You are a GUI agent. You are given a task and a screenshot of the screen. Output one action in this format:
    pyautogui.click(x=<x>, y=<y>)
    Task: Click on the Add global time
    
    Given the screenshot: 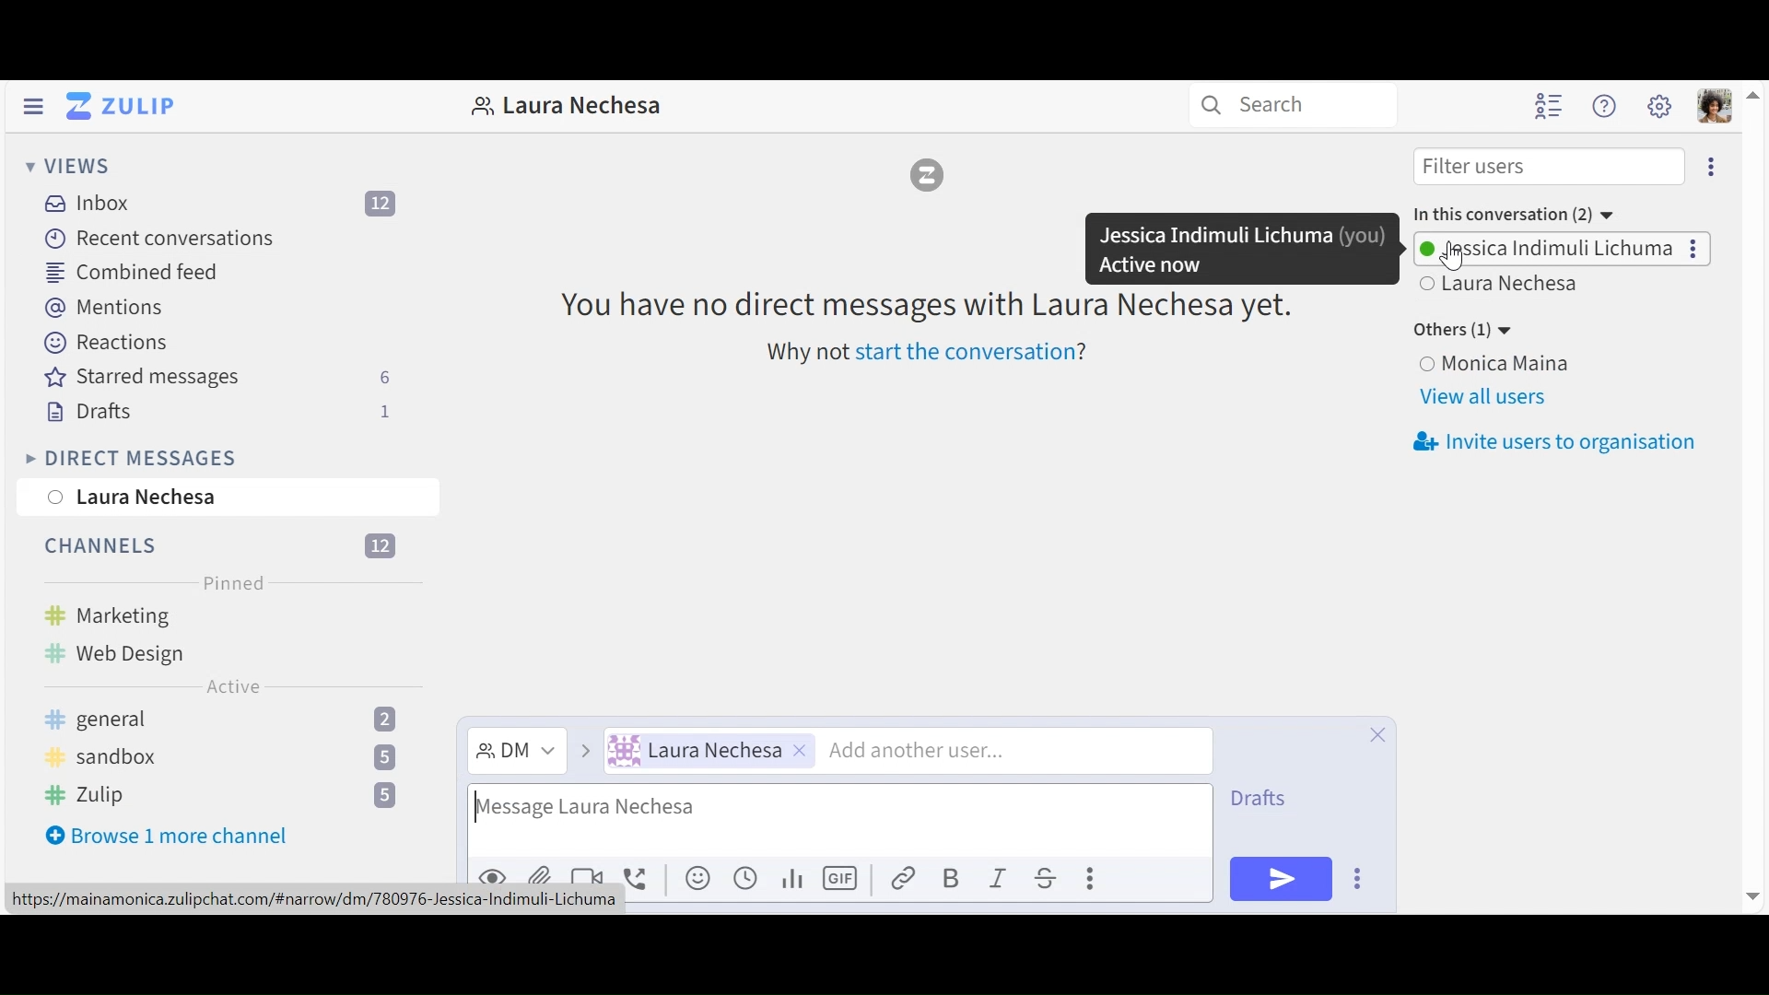 What is the action you would take?
    pyautogui.click(x=750, y=878)
    